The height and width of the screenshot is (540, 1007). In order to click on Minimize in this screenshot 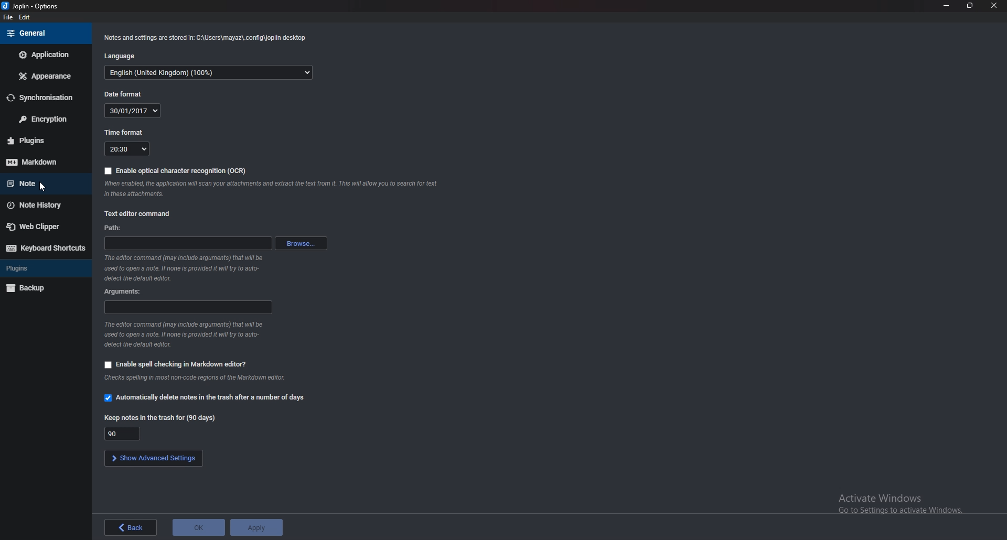, I will do `click(946, 5)`.